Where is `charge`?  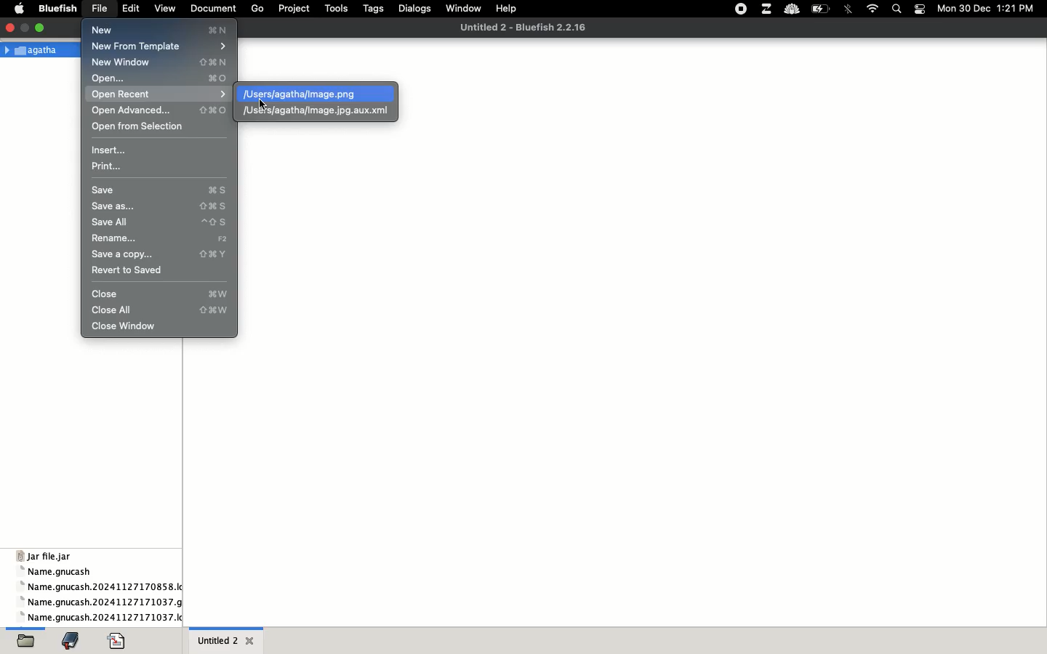 charge is located at coordinates (822, 9).